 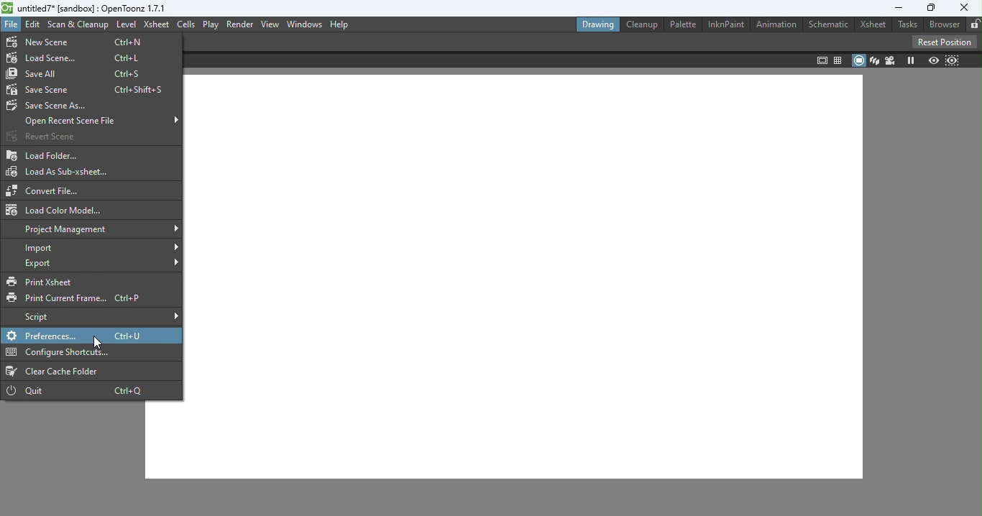 What do you see at coordinates (81, 41) in the screenshot?
I see `New scene` at bounding box center [81, 41].